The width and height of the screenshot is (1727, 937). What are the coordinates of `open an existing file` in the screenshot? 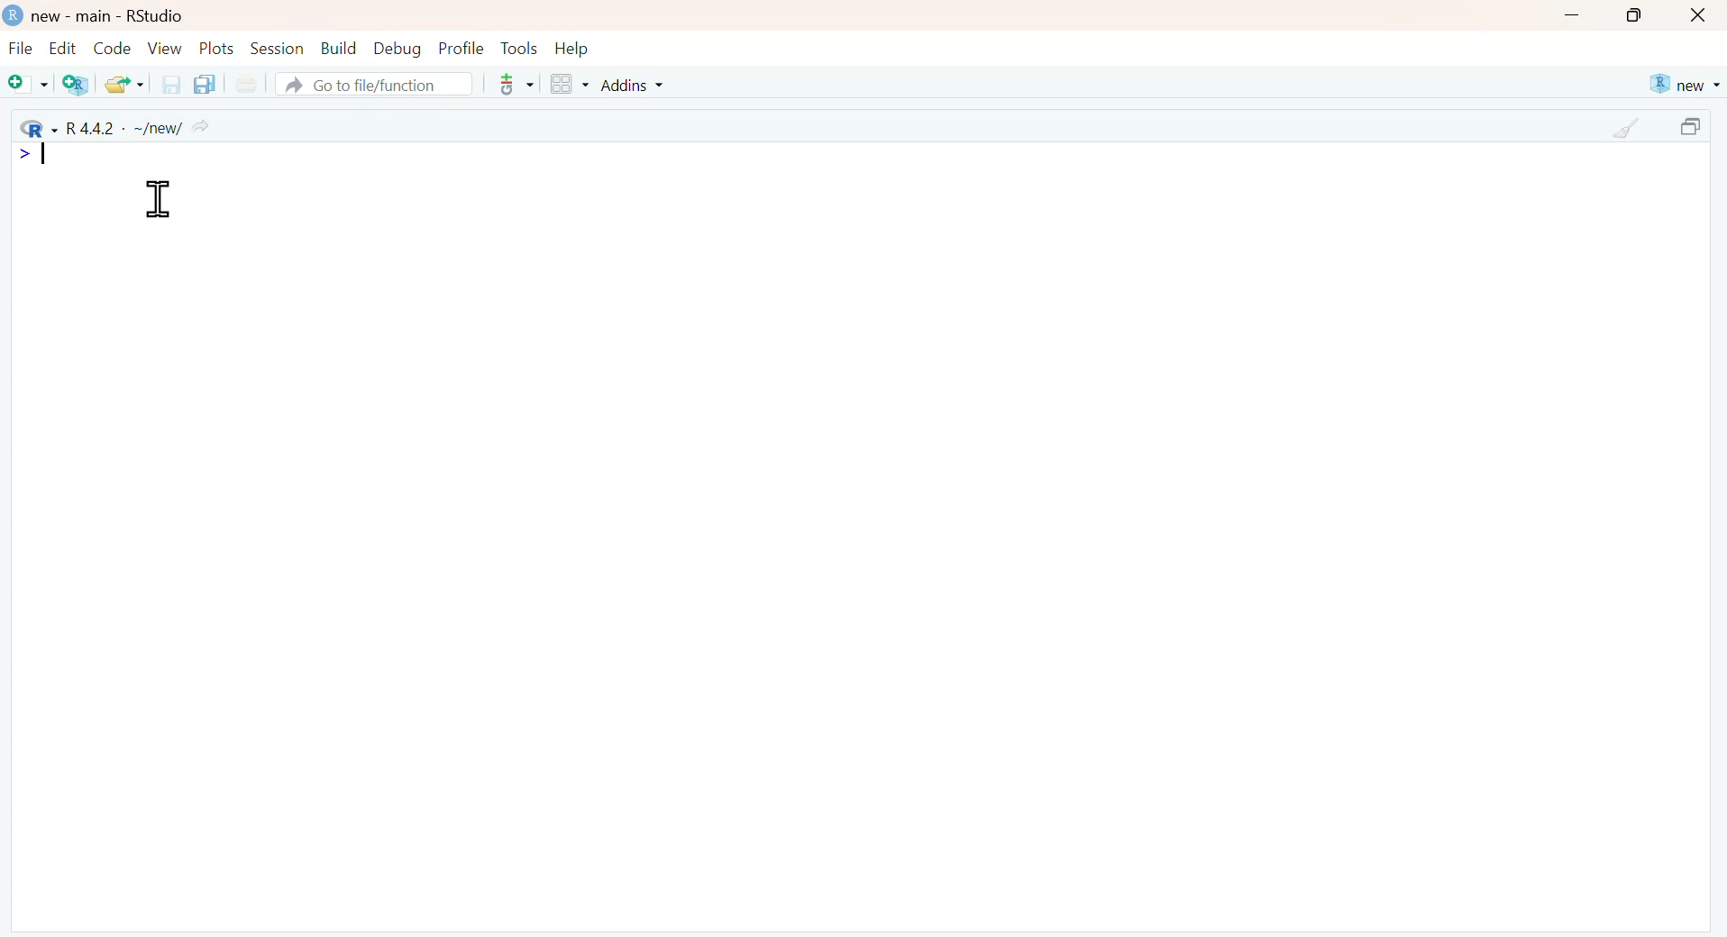 It's located at (123, 83).